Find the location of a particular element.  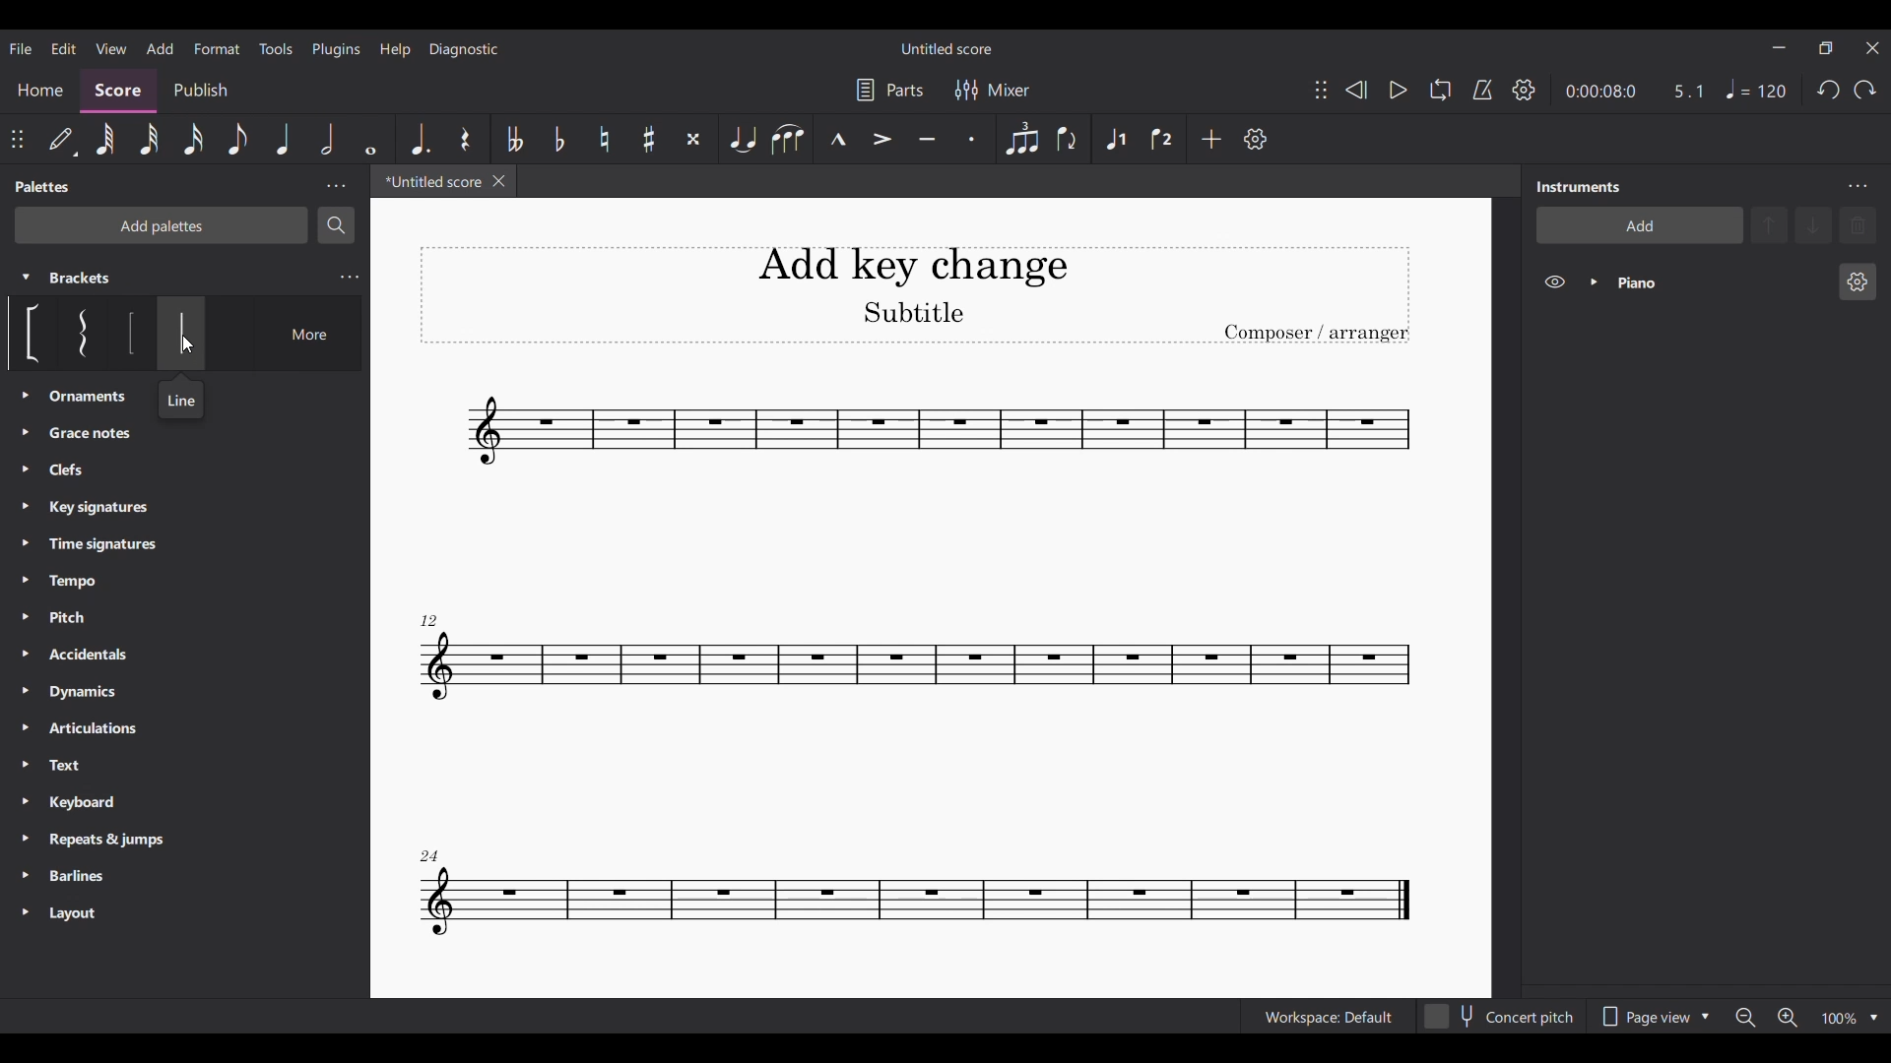

8th note is located at coordinates (239, 139).